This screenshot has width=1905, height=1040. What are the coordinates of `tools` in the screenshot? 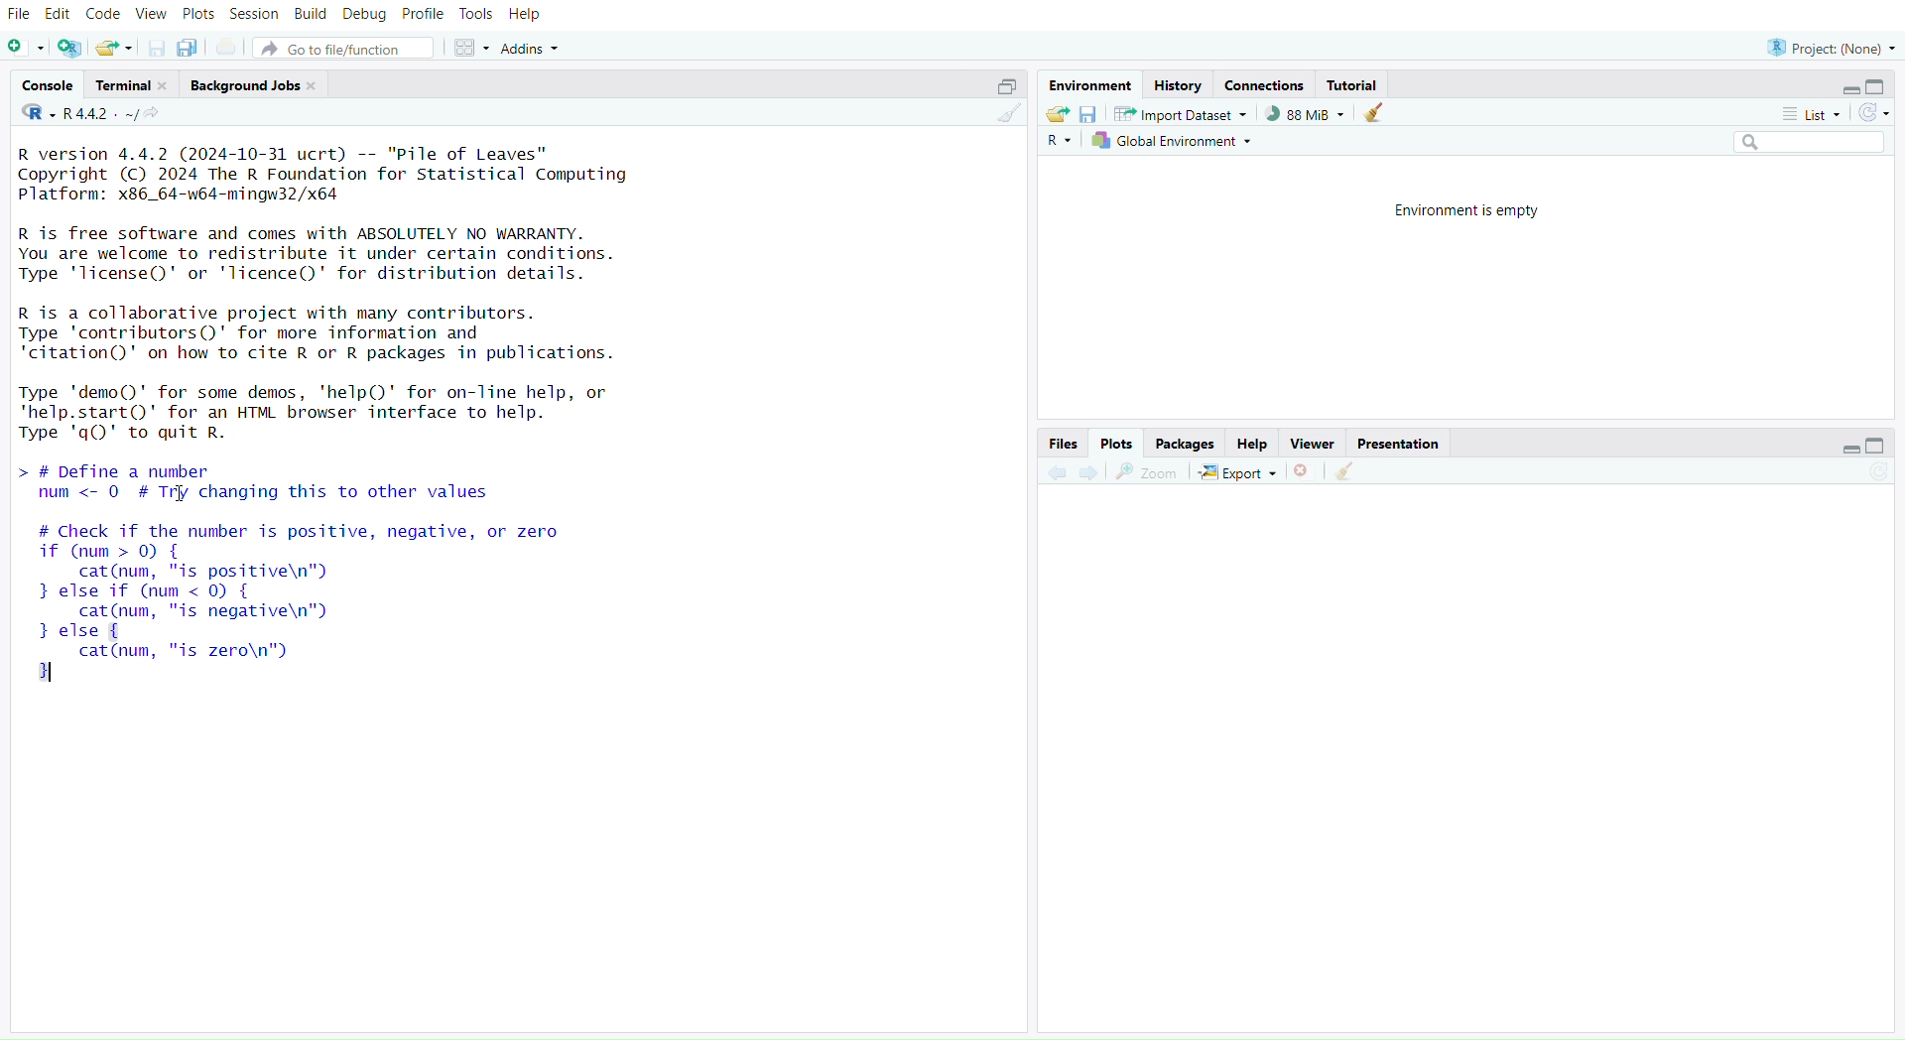 It's located at (477, 14).